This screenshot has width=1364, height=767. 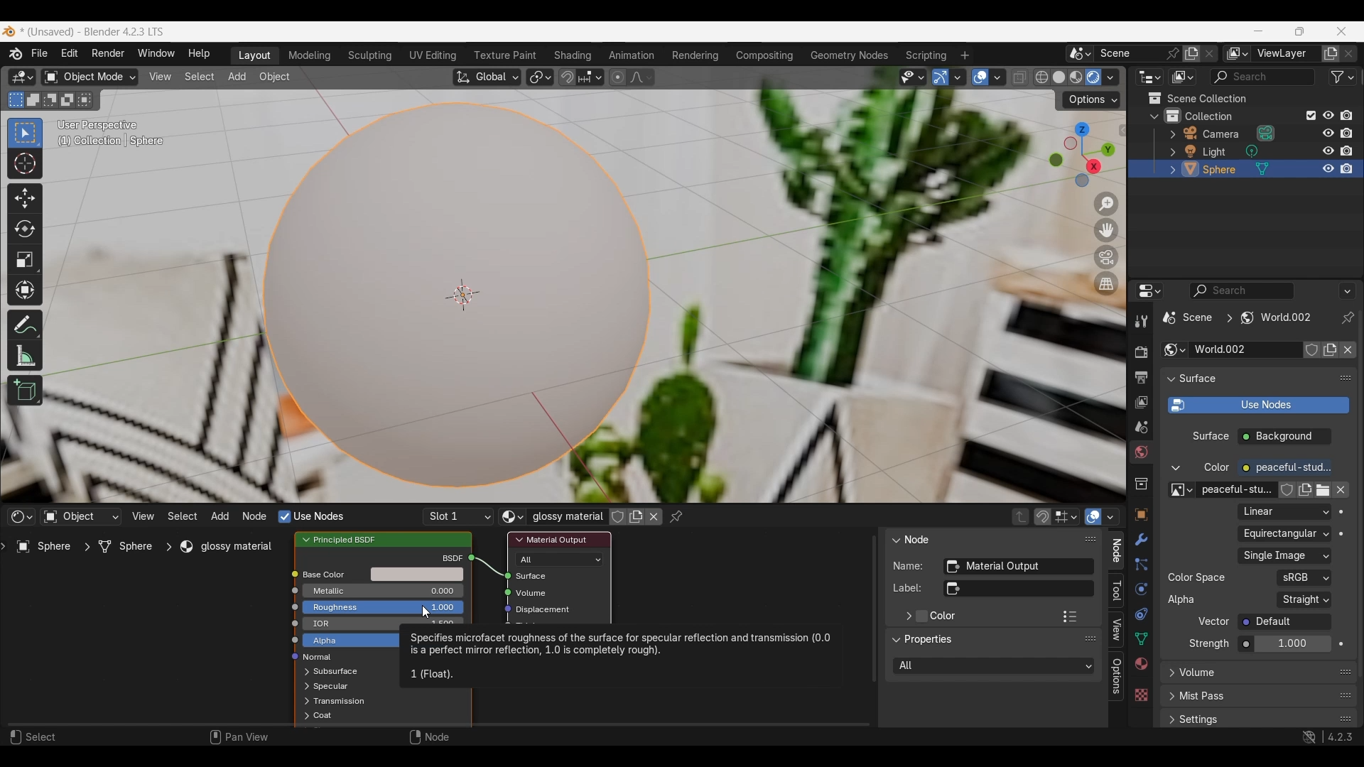 I want to click on Vector, so click(x=1214, y=621).